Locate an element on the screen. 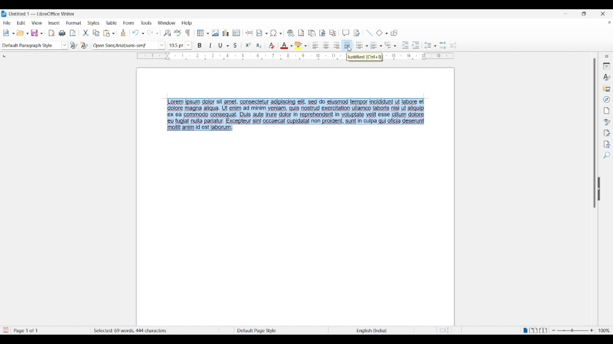 The width and height of the screenshot is (613, 344). Help is located at coordinates (187, 23).